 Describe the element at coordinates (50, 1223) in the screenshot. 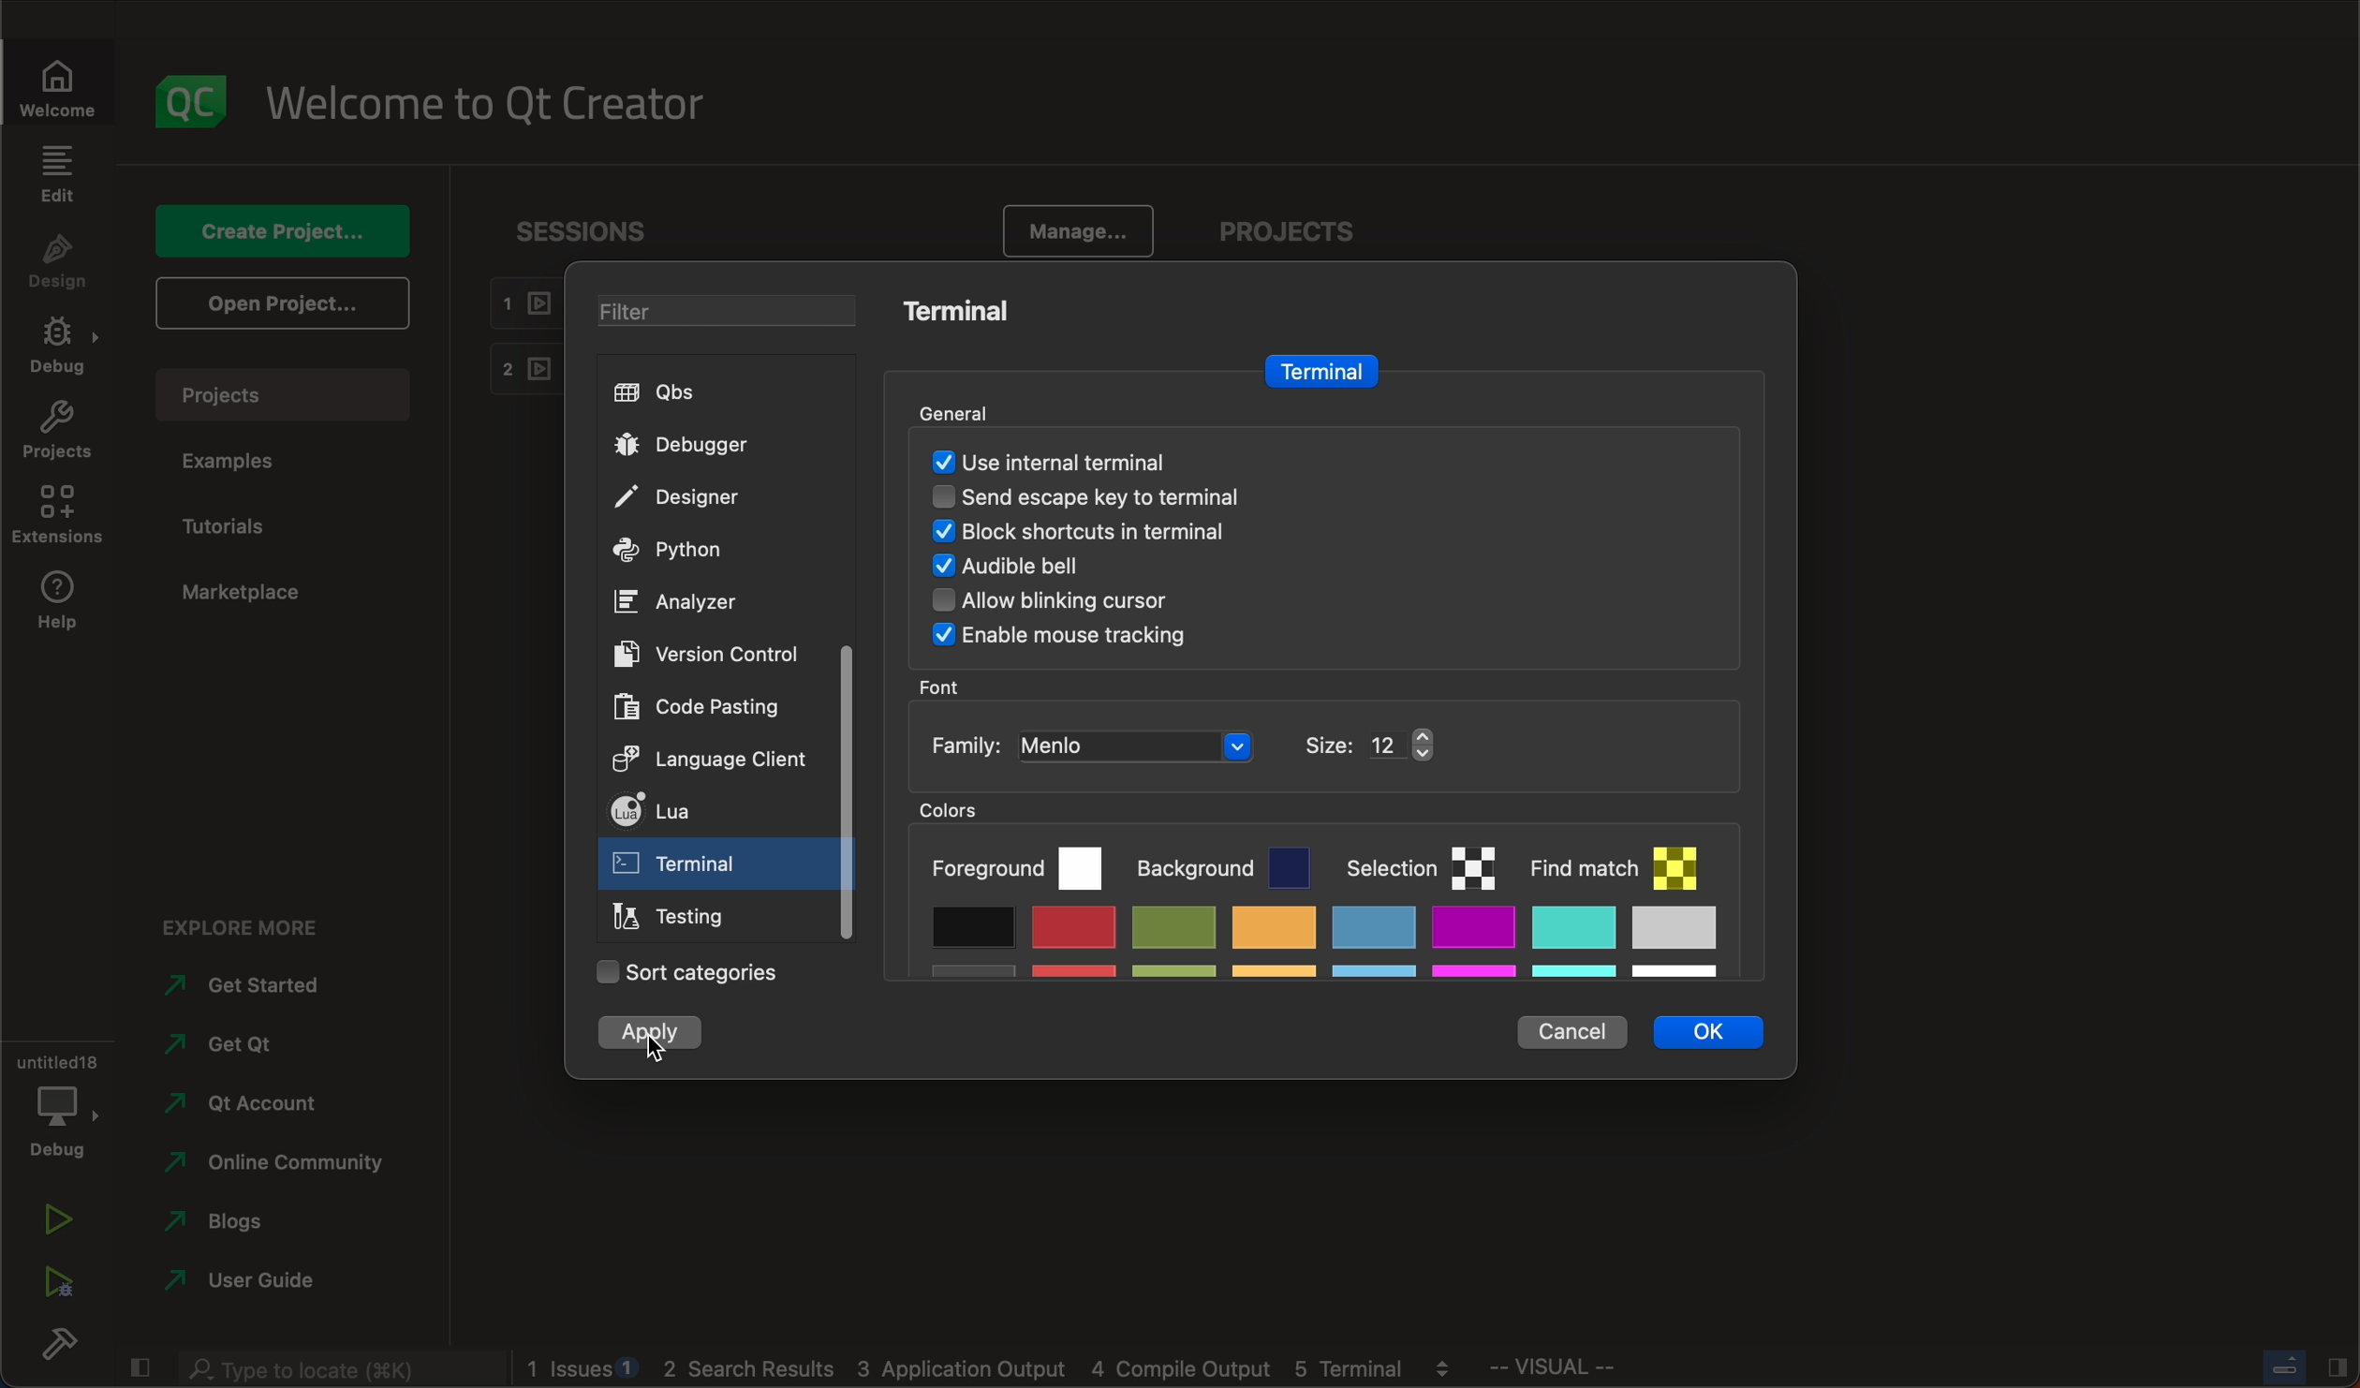

I see `run` at that location.